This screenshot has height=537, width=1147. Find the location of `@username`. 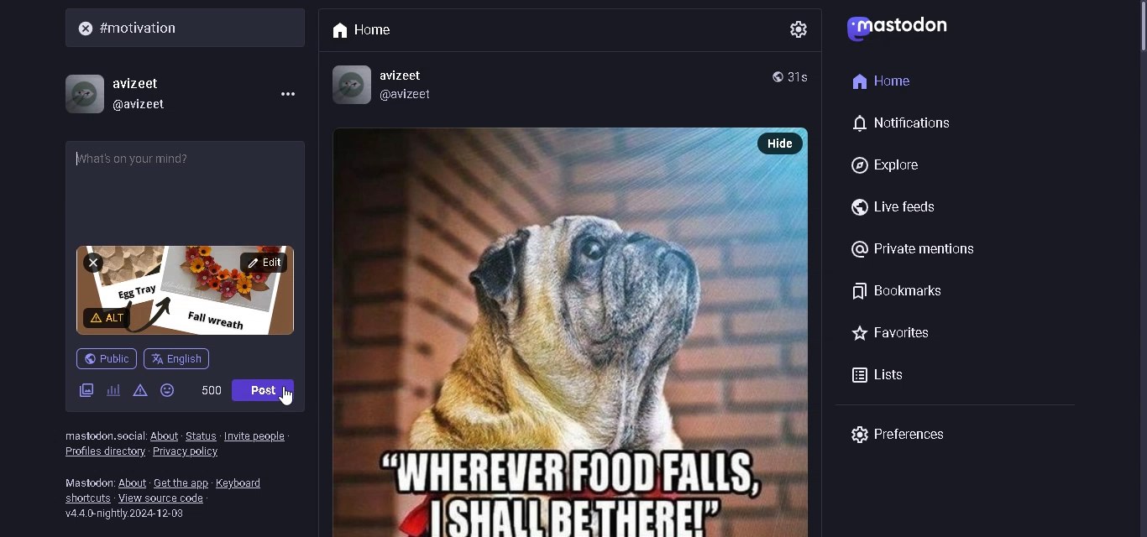

@username is located at coordinates (147, 106).